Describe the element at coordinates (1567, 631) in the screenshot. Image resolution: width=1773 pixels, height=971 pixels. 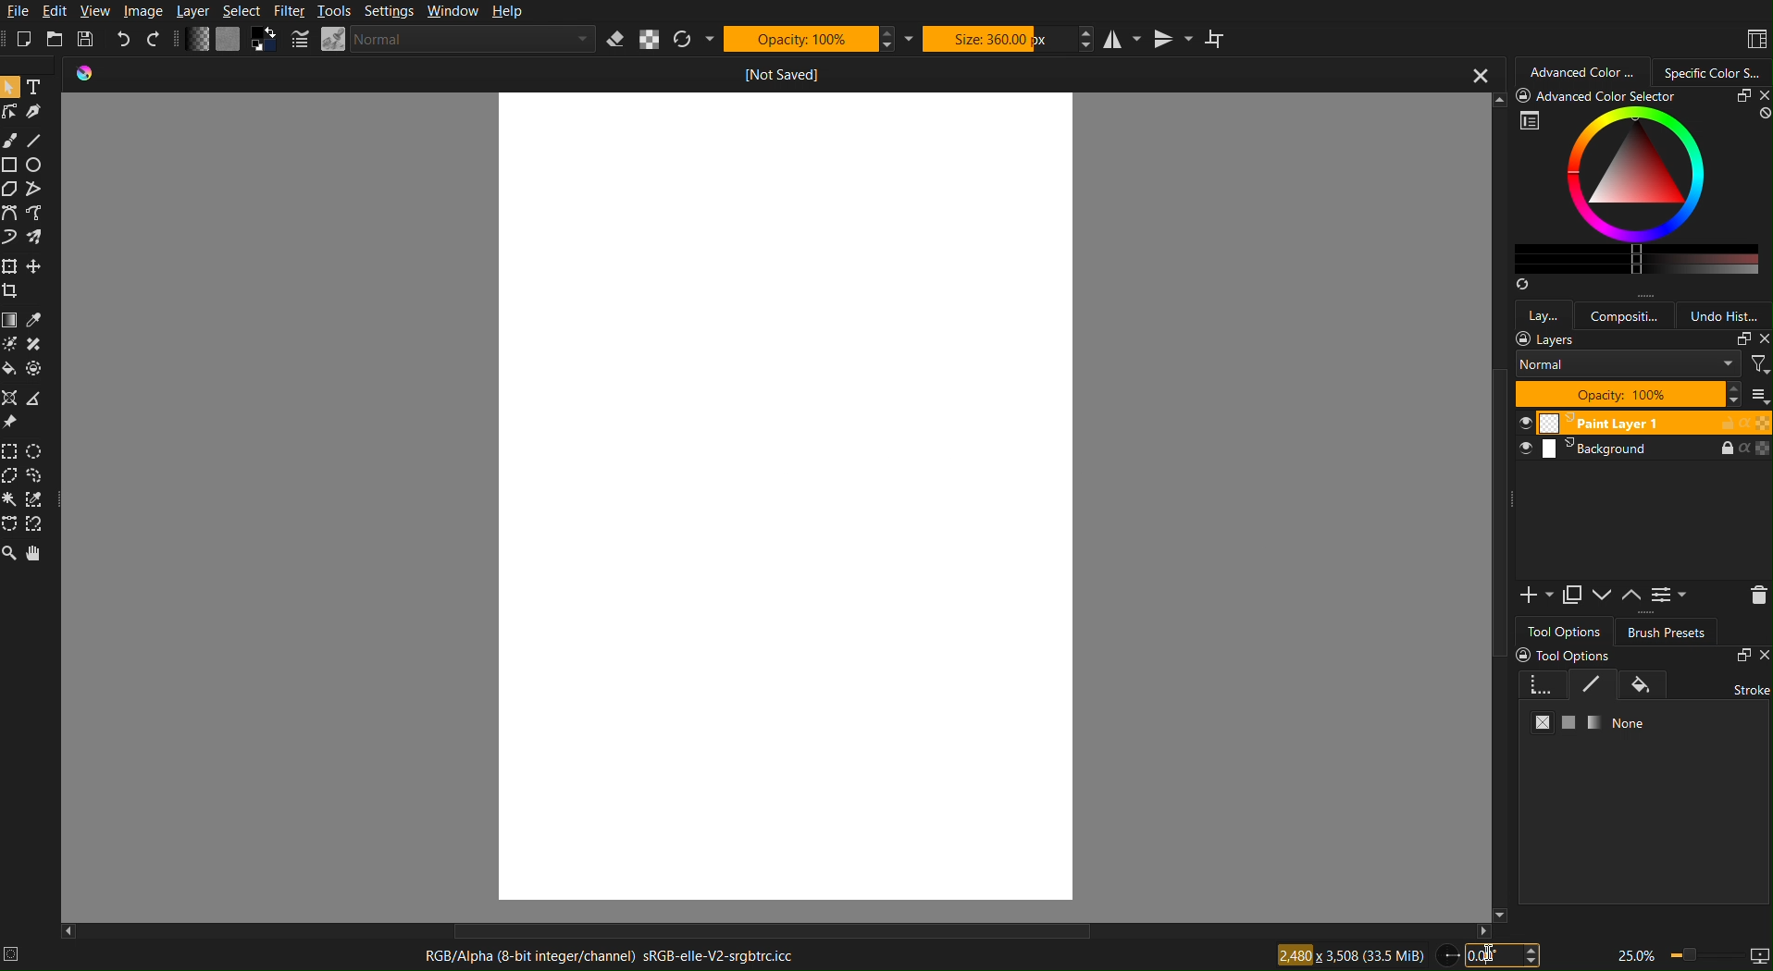
I see `Tool Options` at that location.